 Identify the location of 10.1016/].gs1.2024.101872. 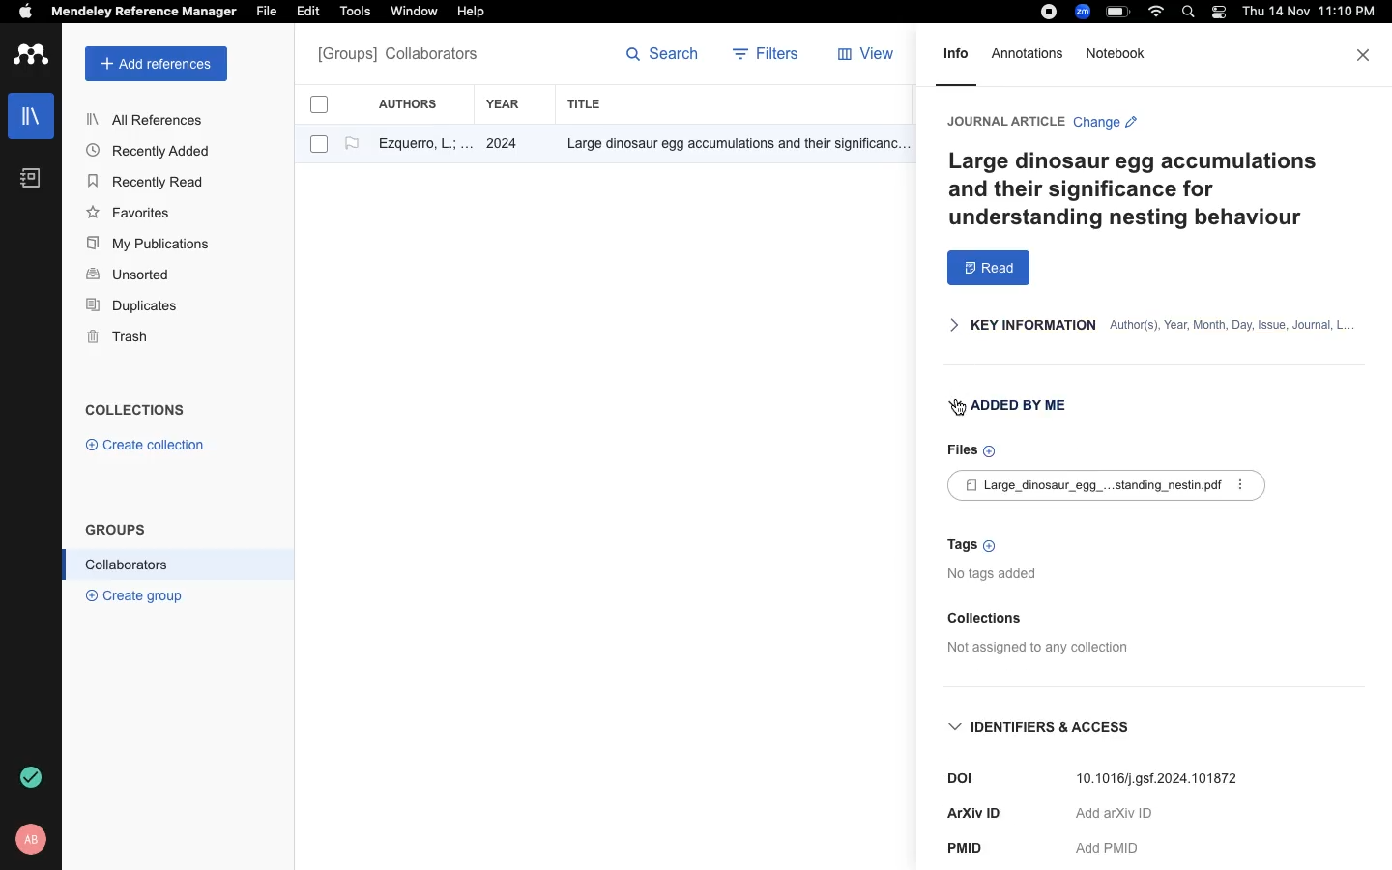
(1158, 774).